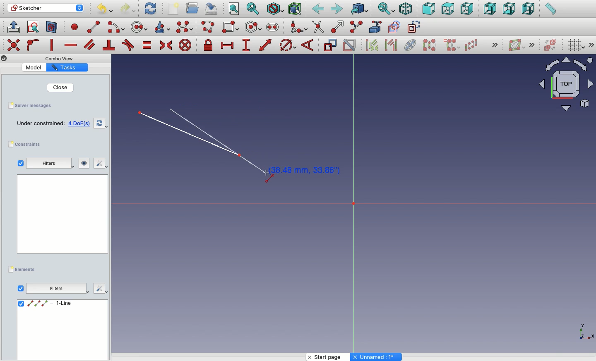 The height and width of the screenshot is (361, 596). Describe the element at coordinates (288, 45) in the screenshot. I see `Constrain Circle` at that location.